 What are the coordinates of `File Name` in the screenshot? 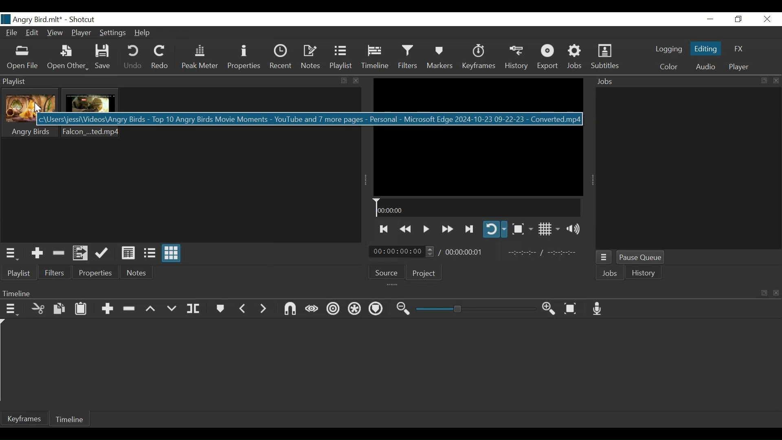 It's located at (32, 19).